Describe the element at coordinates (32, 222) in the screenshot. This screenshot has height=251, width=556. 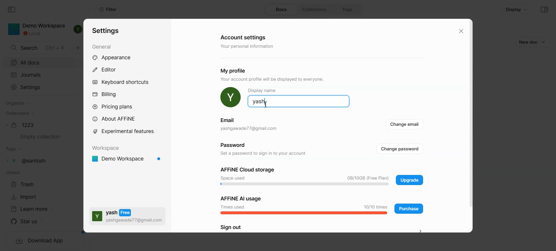
I see `Star us` at that location.